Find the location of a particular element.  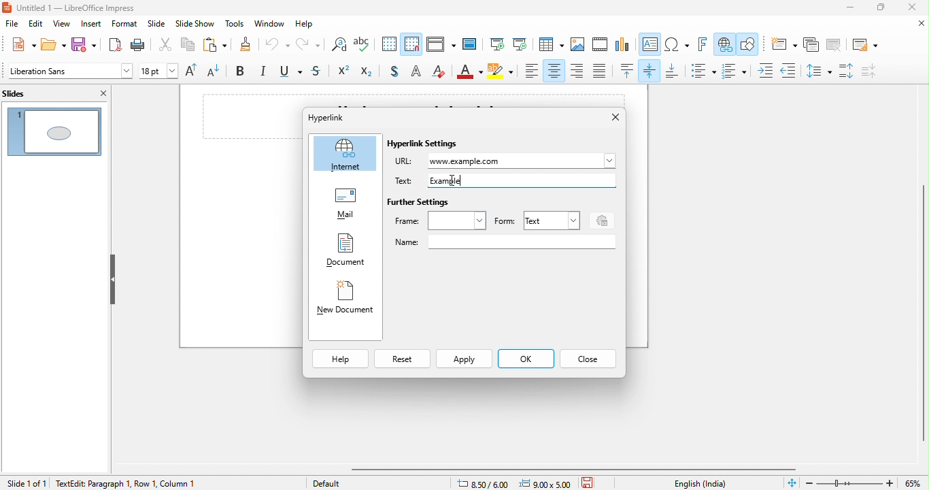

increase paragraph spacing is located at coordinates (848, 71).